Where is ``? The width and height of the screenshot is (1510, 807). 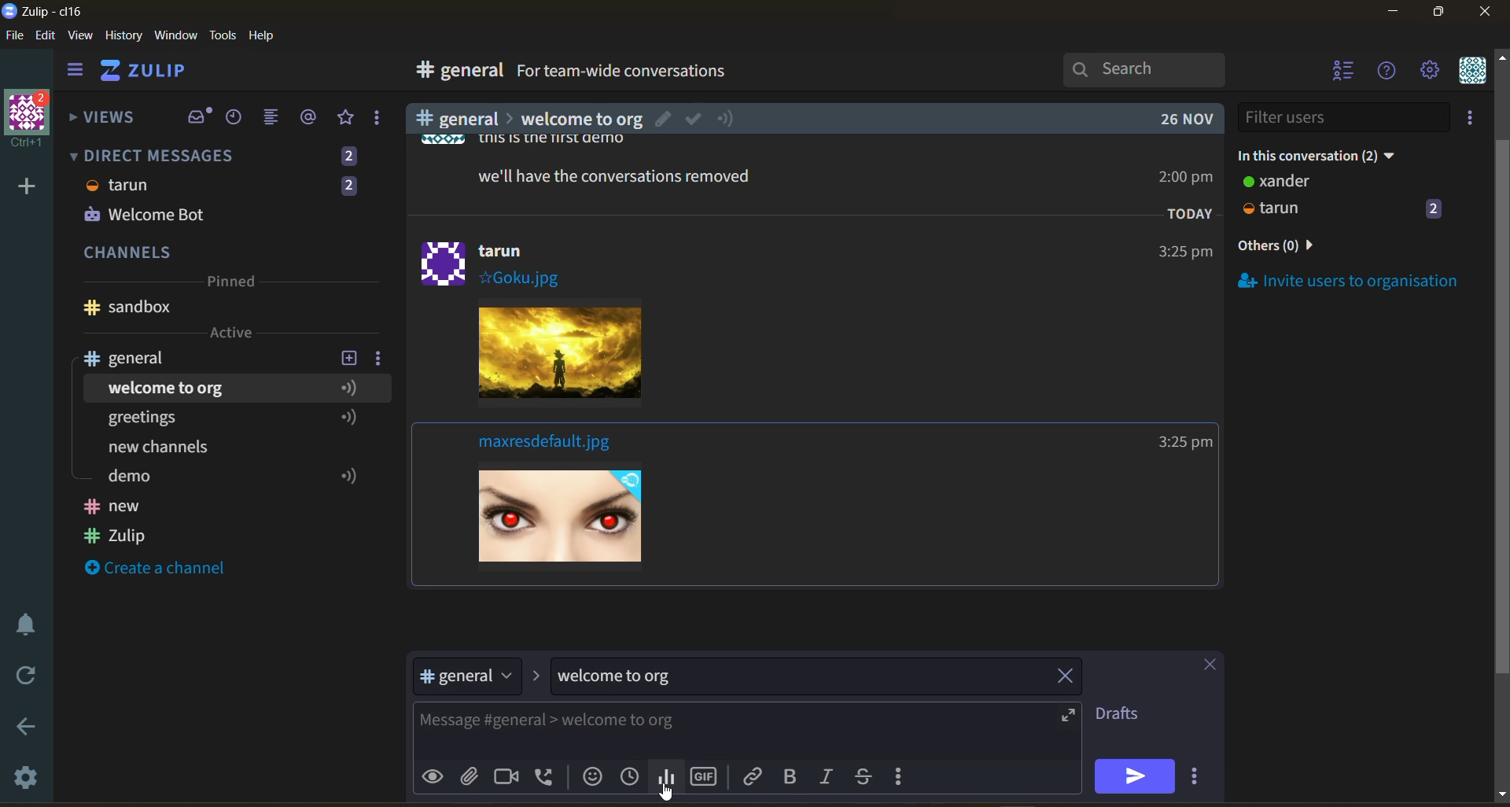  is located at coordinates (498, 261).